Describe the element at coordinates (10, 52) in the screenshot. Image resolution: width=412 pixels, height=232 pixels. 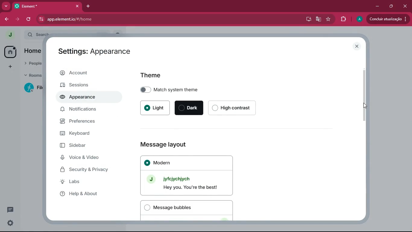
I see `home` at that location.